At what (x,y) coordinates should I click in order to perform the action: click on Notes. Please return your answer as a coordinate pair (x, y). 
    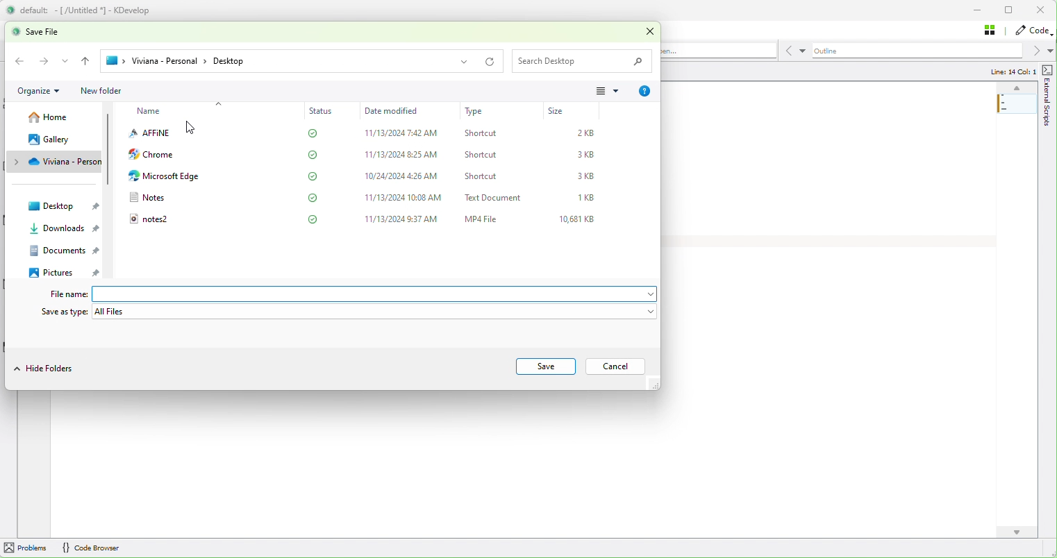
    Looking at the image, I should click on (147, 196).